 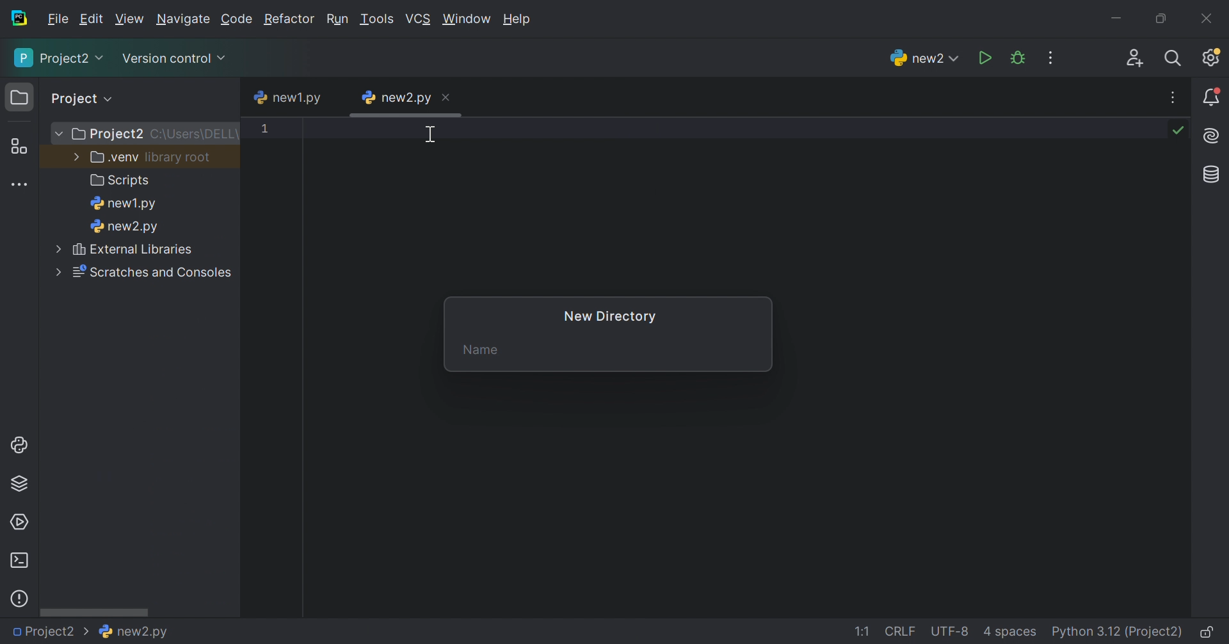 What do you see at coordinates (177, 159) in the screenshot?
I see `library.root` at bounding box center [177, 159].